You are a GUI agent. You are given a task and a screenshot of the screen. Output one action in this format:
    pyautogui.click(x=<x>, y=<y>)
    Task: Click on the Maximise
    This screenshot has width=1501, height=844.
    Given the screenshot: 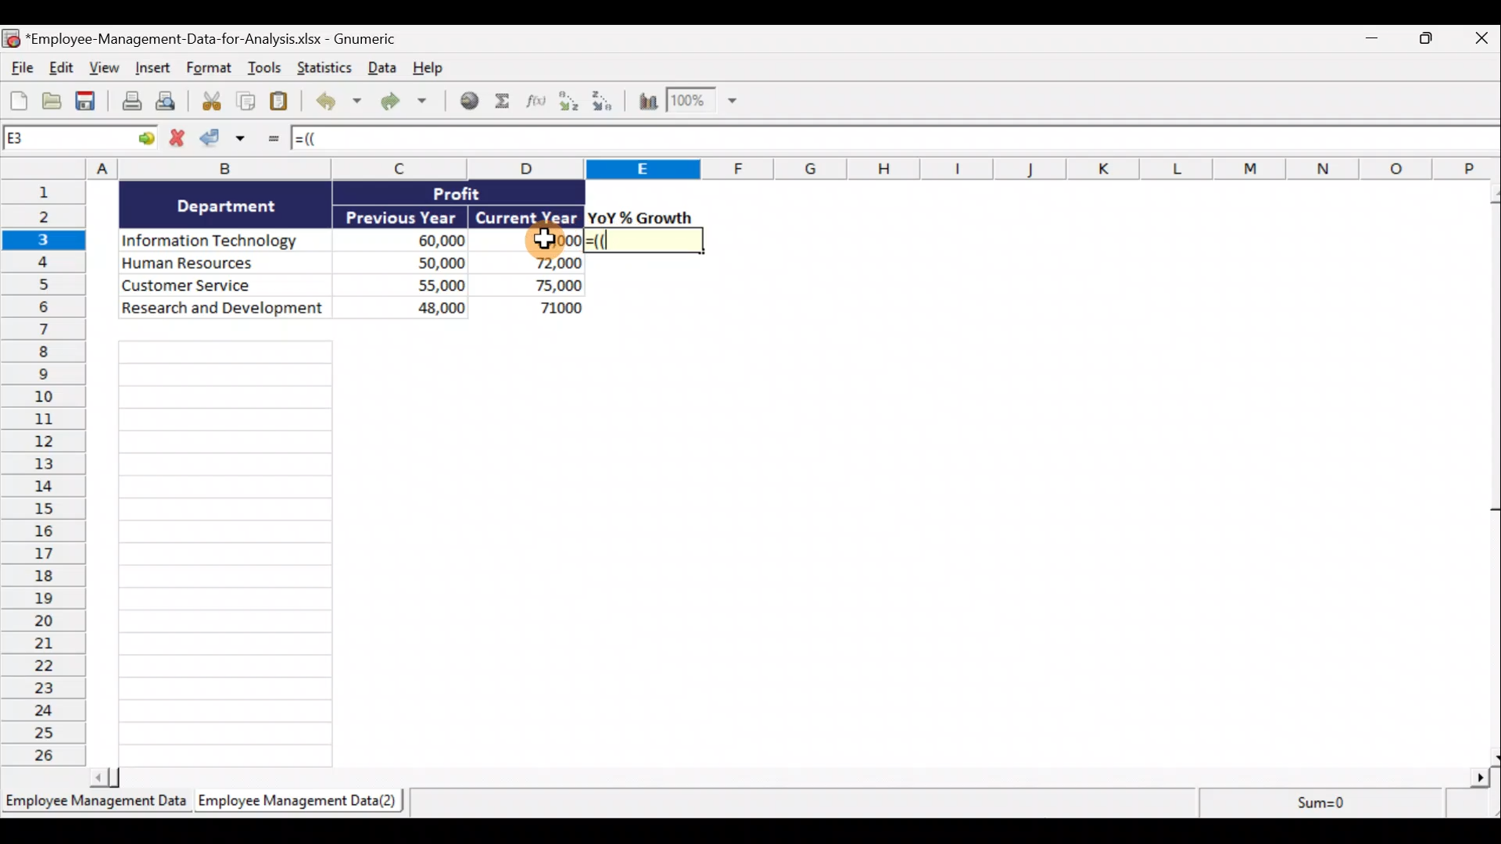 What is the action you would take?
    pyautogui.click(x=1431, y=38)
    